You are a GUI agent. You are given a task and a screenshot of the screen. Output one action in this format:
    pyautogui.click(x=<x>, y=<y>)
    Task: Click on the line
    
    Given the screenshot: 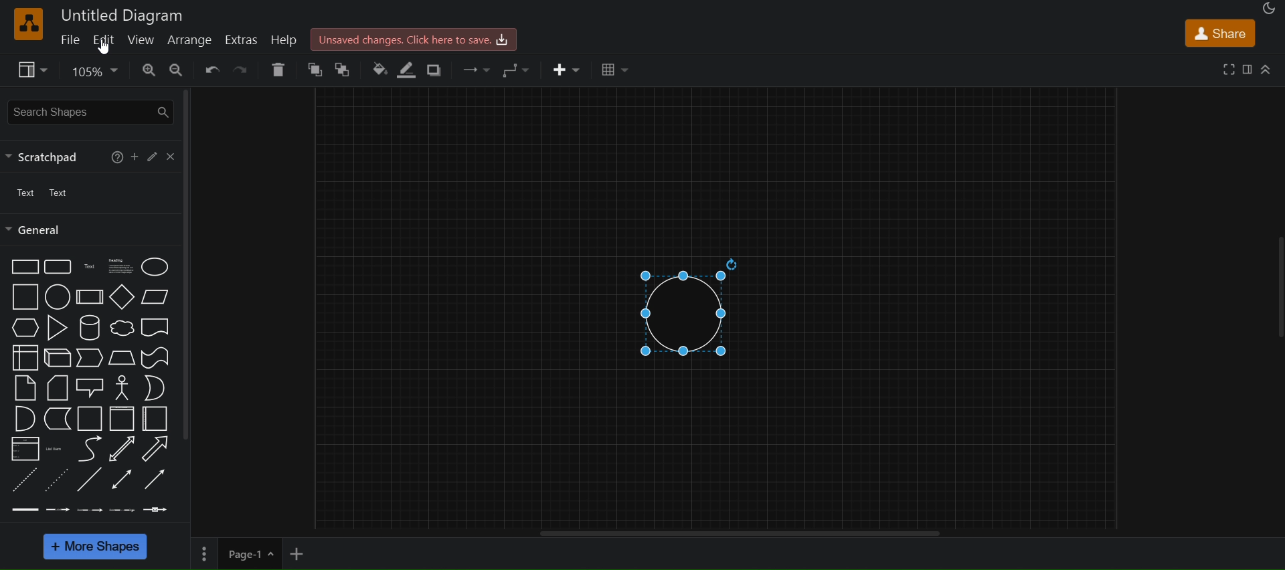 What is the action you would take?
    pyautogui.click(x=91, y=481)
    